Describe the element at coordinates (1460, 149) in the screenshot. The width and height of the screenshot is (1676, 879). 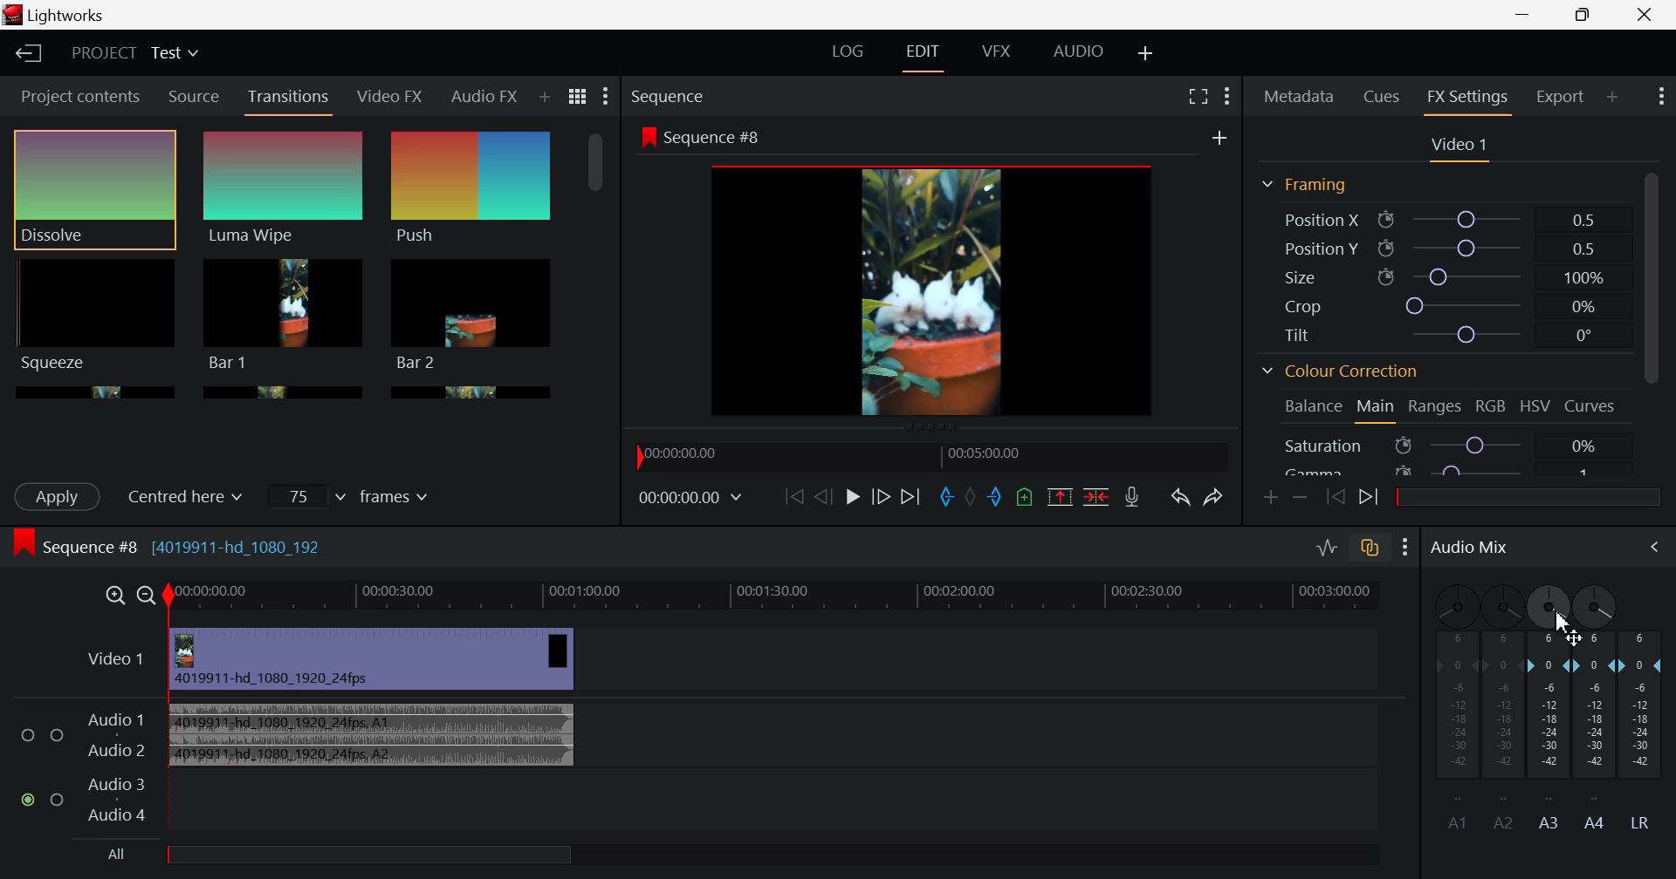
I see `Video Settings` at that location.